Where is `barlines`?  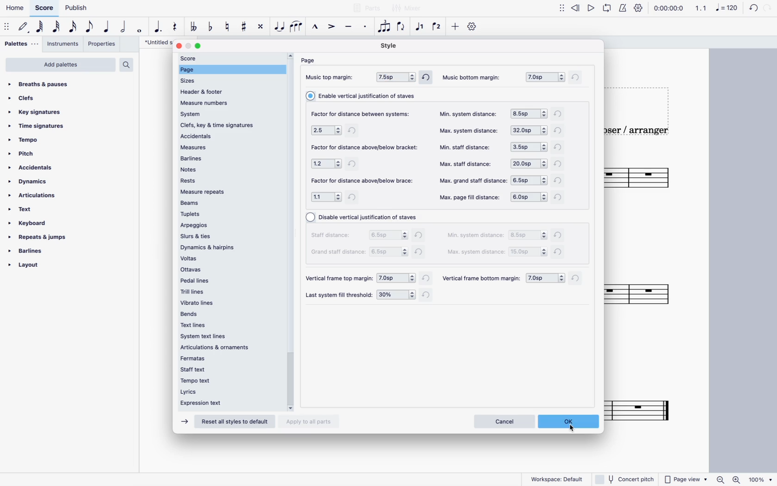
barlines is located at coordinates (228, 157).